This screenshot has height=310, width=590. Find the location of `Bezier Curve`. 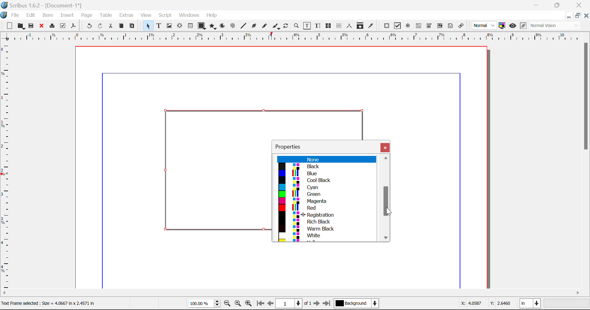

Bezier Curve is located at coordinates (253, 26).